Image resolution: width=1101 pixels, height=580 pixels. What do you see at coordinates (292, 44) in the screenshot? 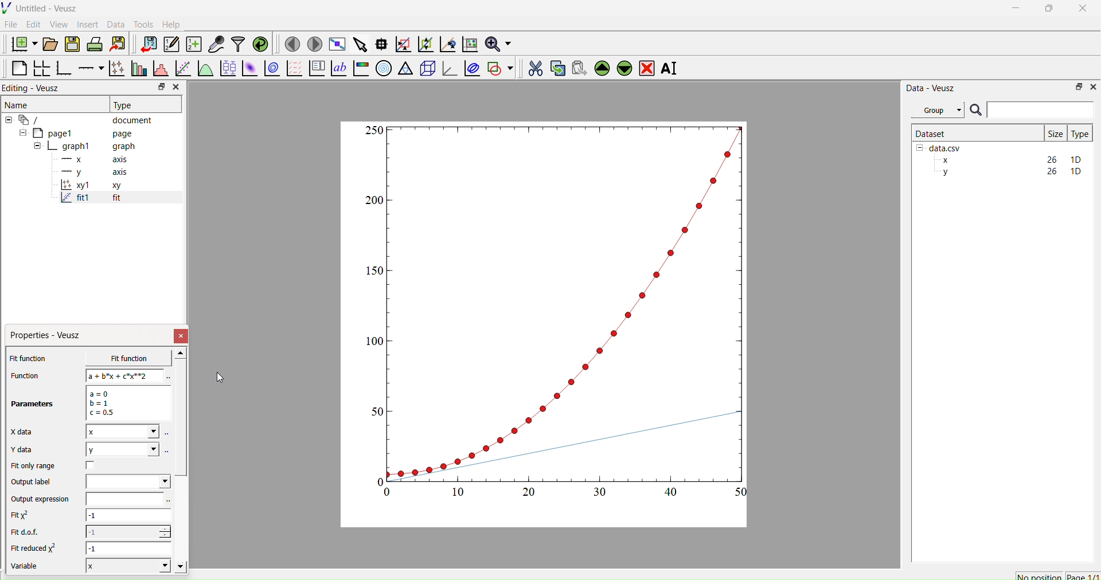
I see `Previous page` at bounding box center [292, 44].